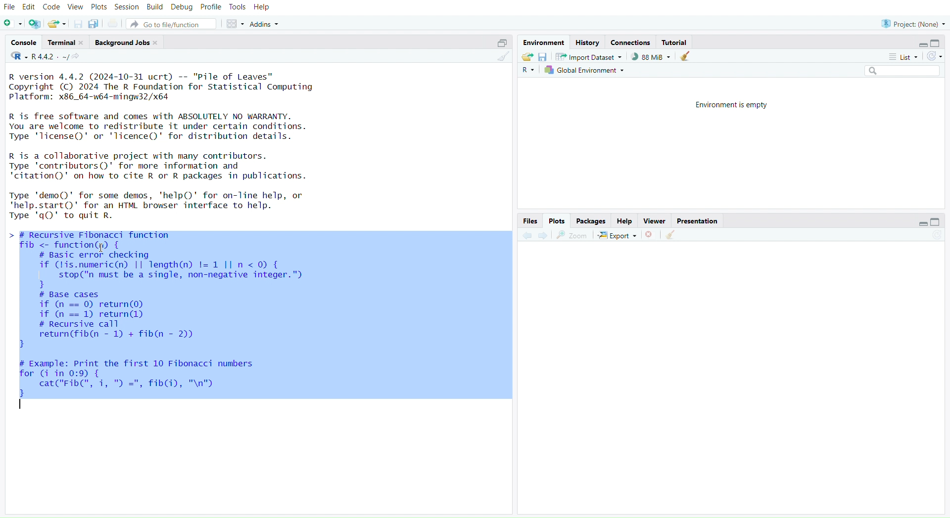  I want to click on open an existing file, so click(56, 25).